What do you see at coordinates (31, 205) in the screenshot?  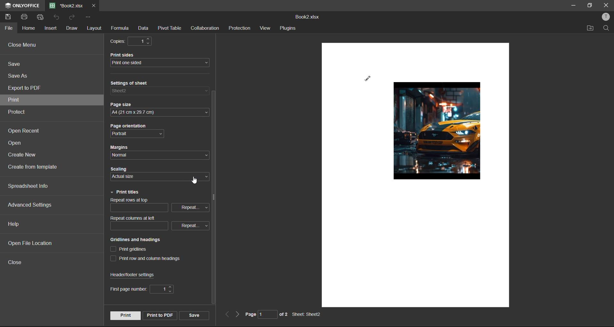 I see `advanced settings` at bounding box center [31, 205].